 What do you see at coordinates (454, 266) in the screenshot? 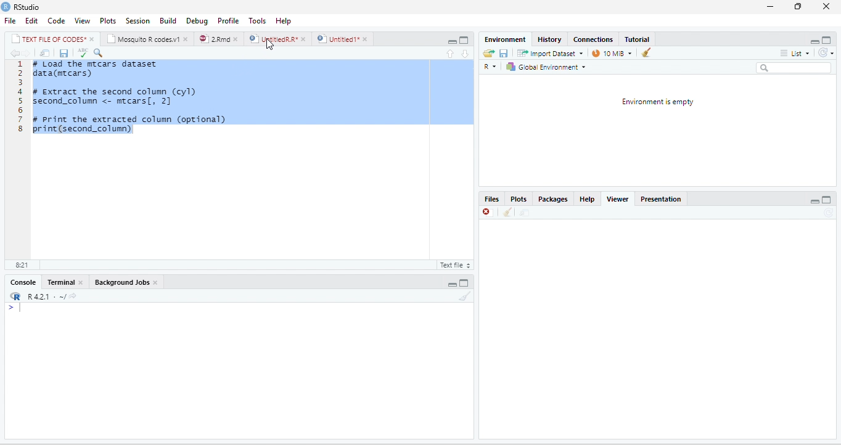
I see `text file` at bounding box center [454, 266].